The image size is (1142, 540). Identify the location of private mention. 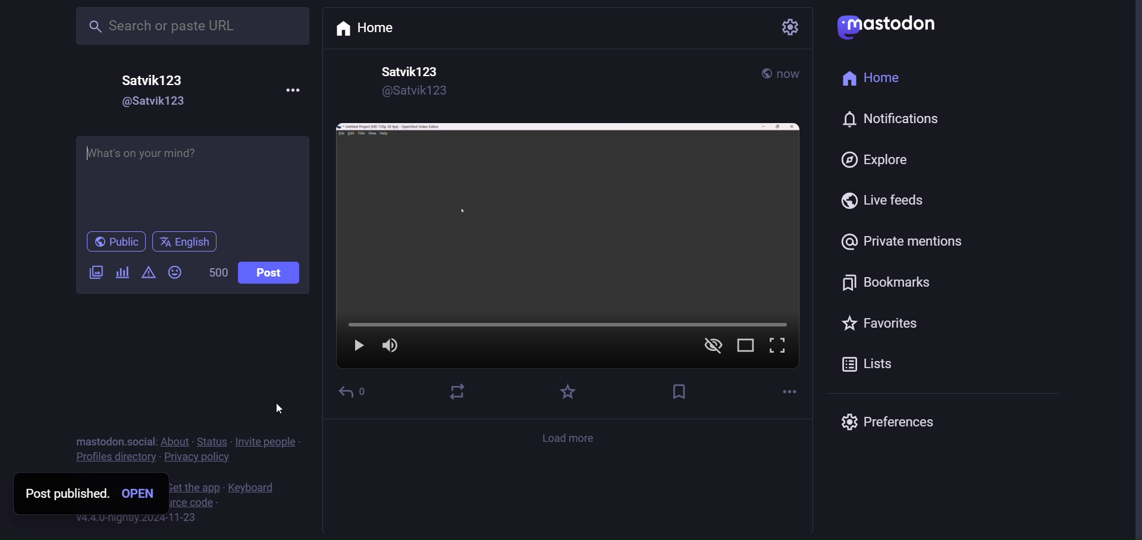
(899, 240).